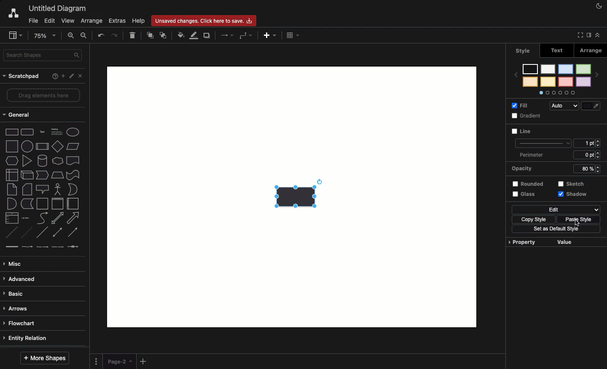  What do you see at coordinates (574, 195) in the screenshot?
I see `Shadow` at bounding box center [574, 195].